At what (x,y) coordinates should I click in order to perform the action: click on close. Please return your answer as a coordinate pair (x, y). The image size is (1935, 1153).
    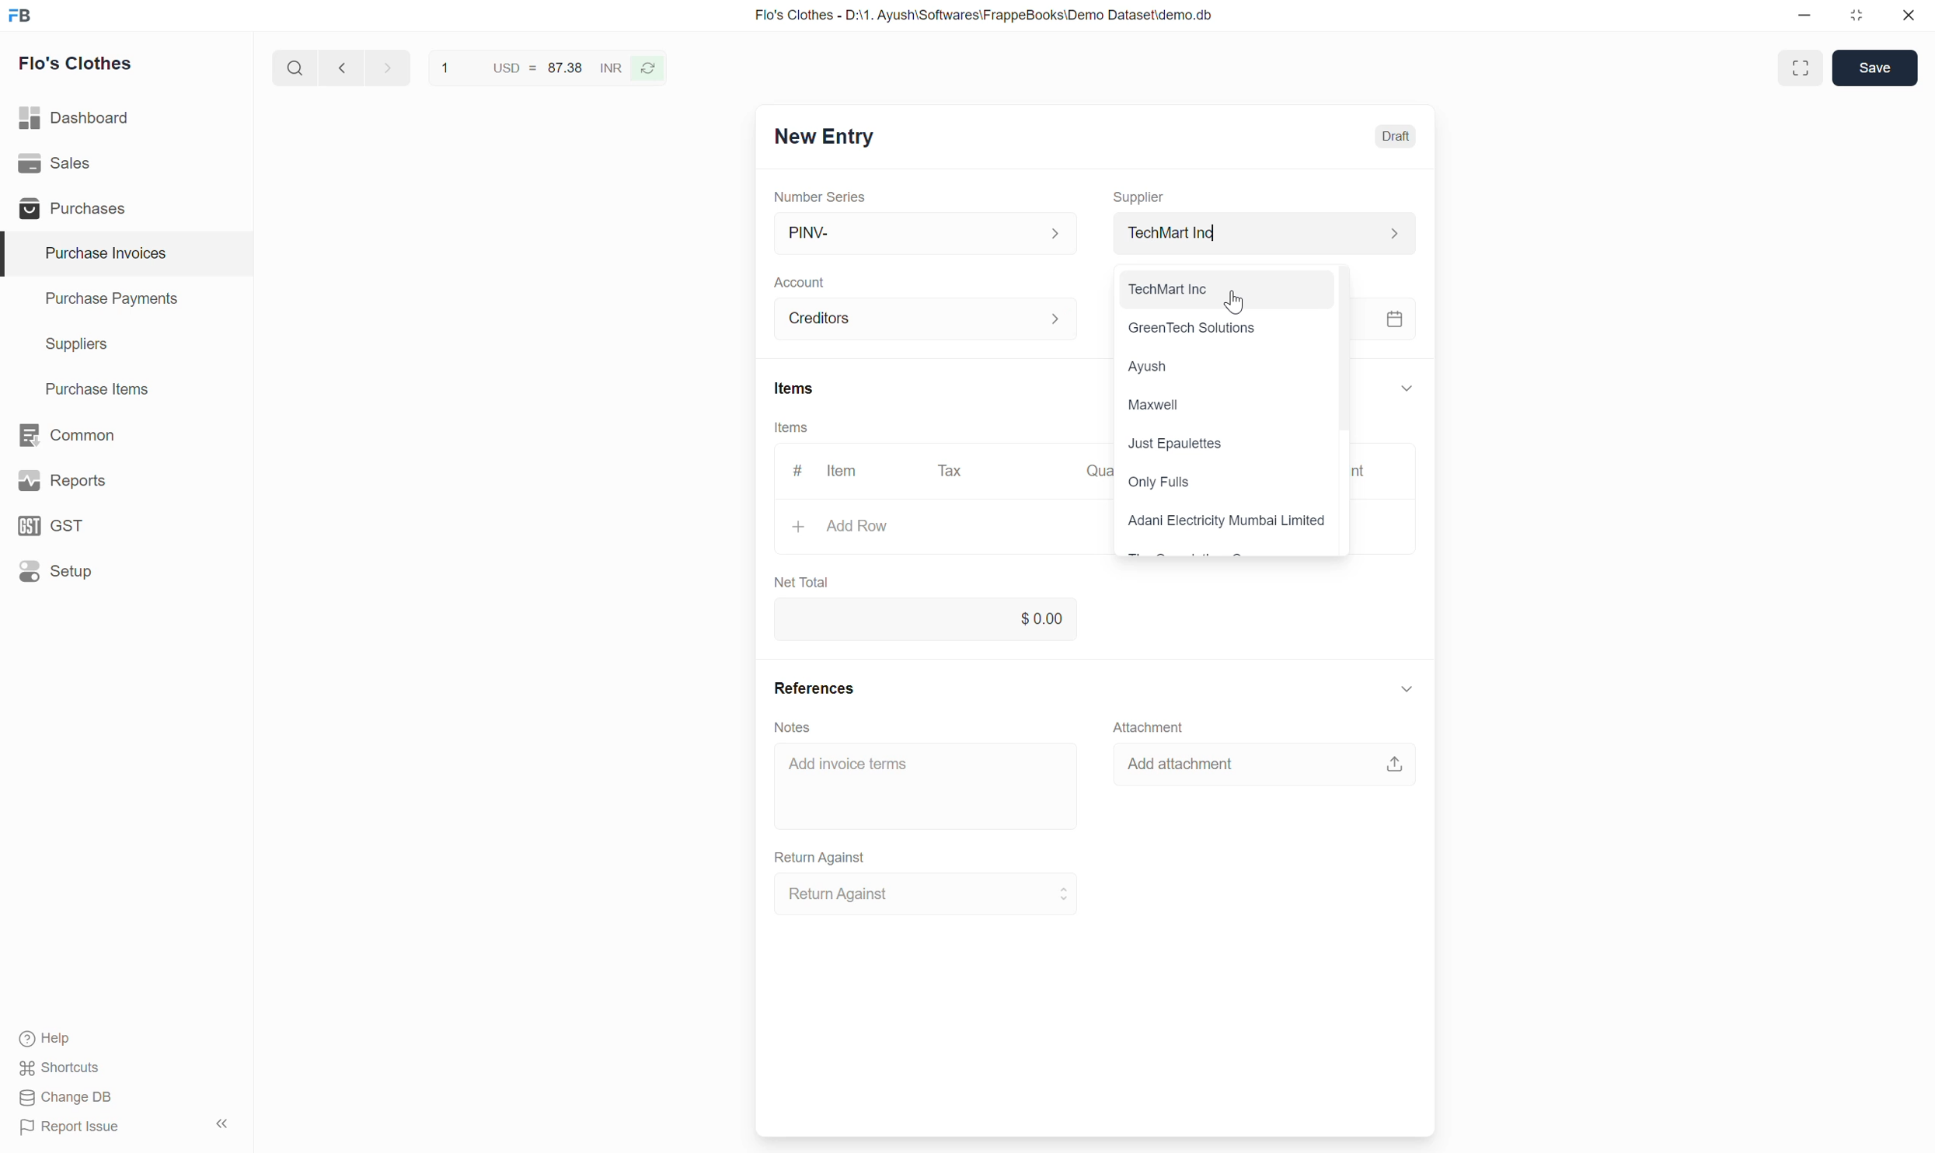
    Looking at the image, I should click on (1909, 18).